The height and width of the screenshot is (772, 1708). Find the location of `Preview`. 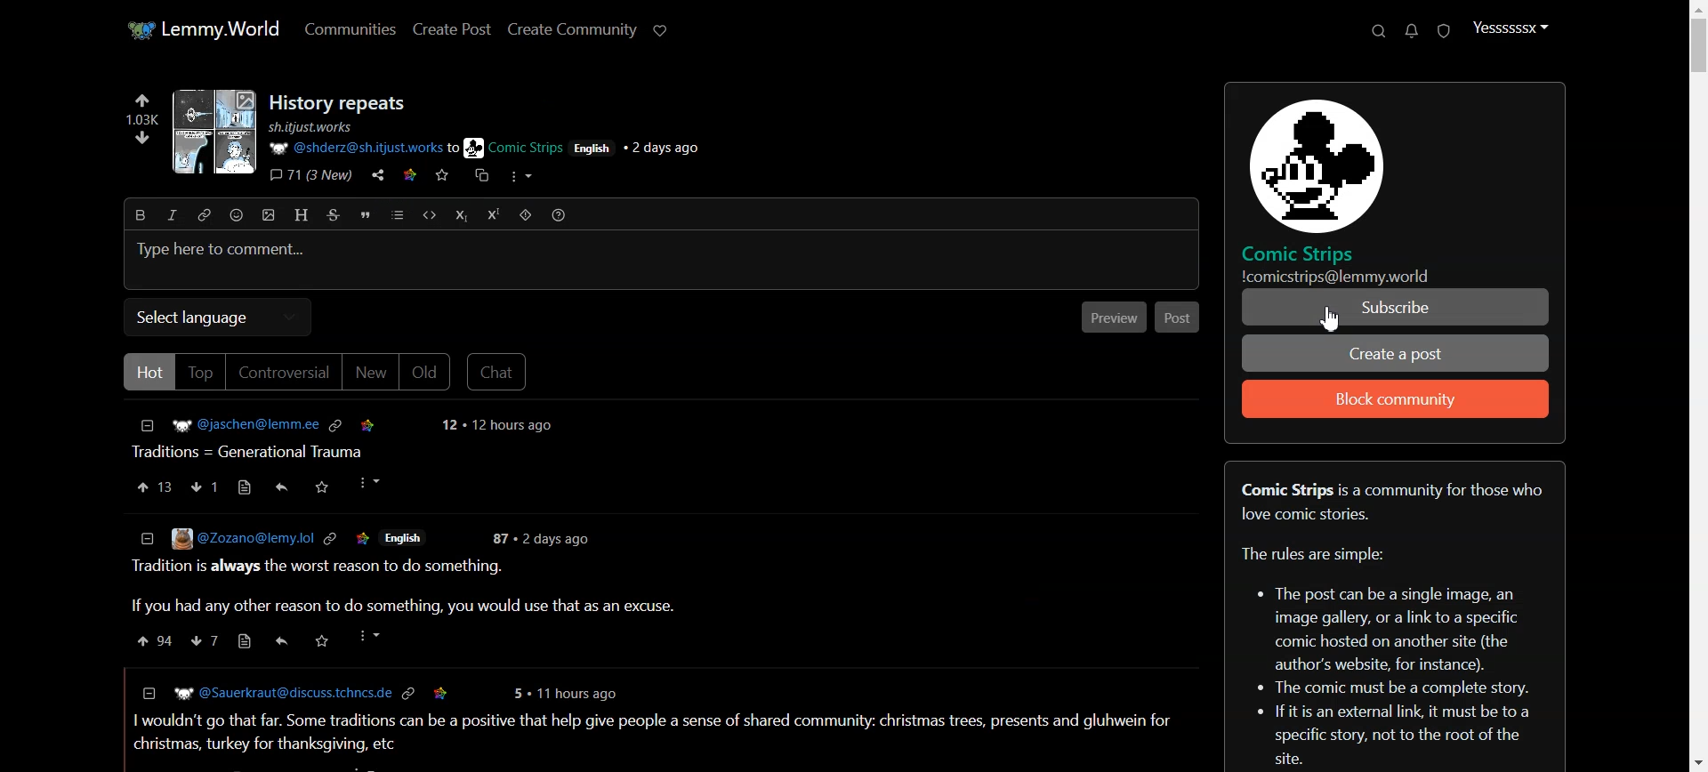

Preview is located at coordinates (1114, 316).